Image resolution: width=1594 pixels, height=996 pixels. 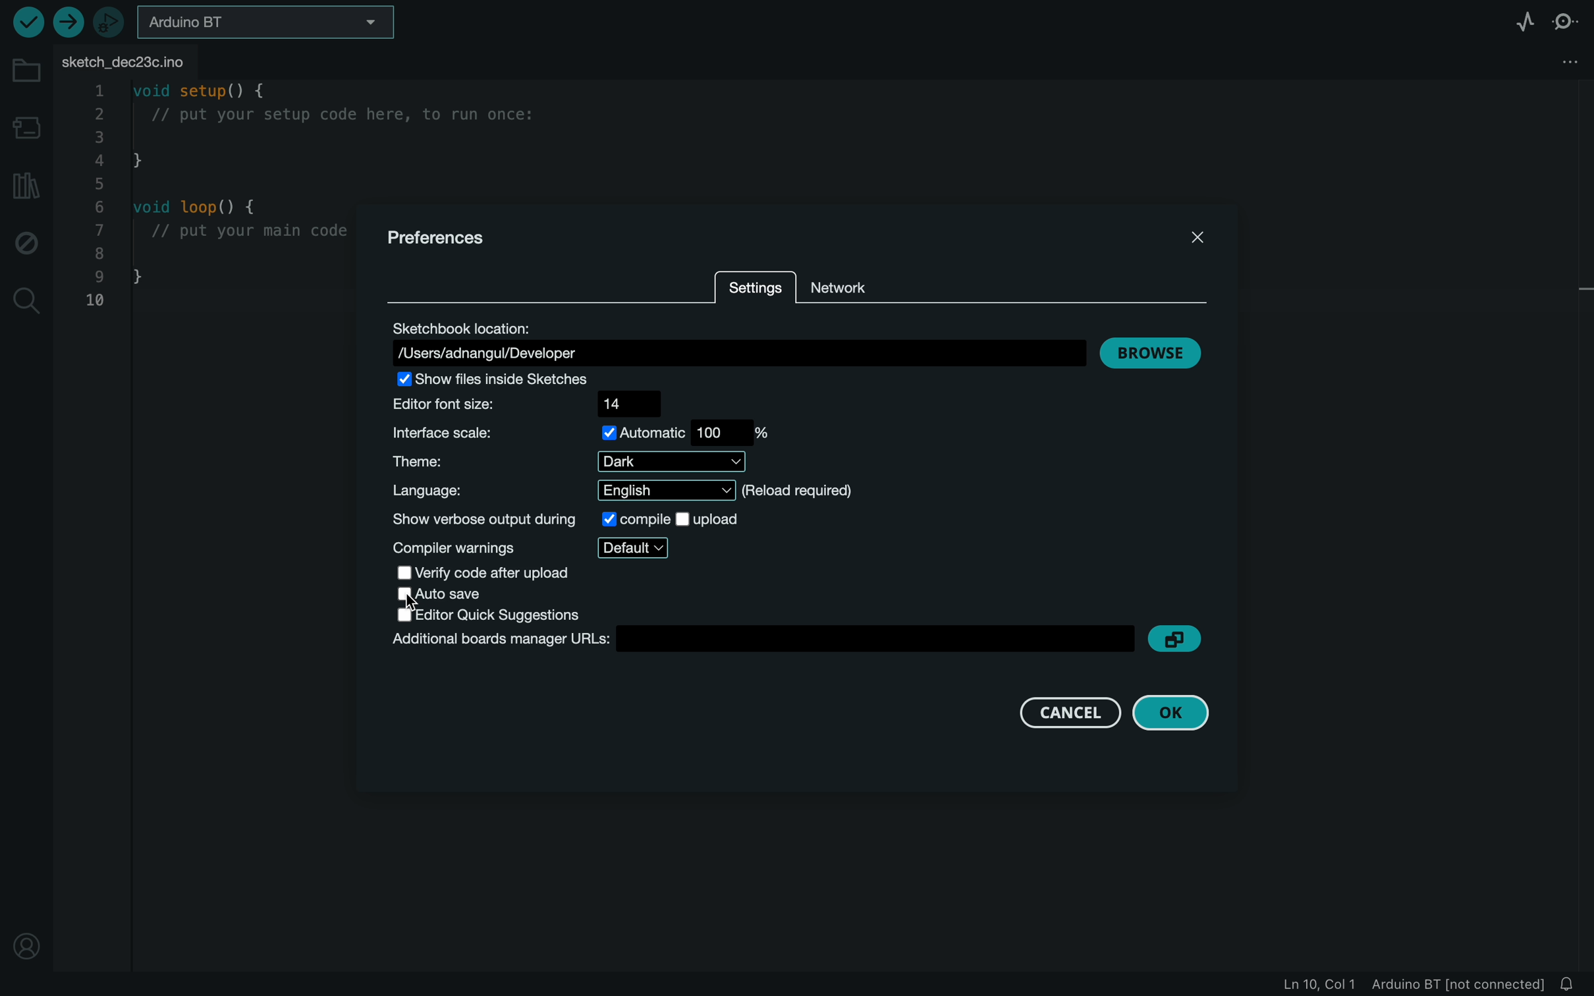 I want to click on scale, so click(x=585, y=432).